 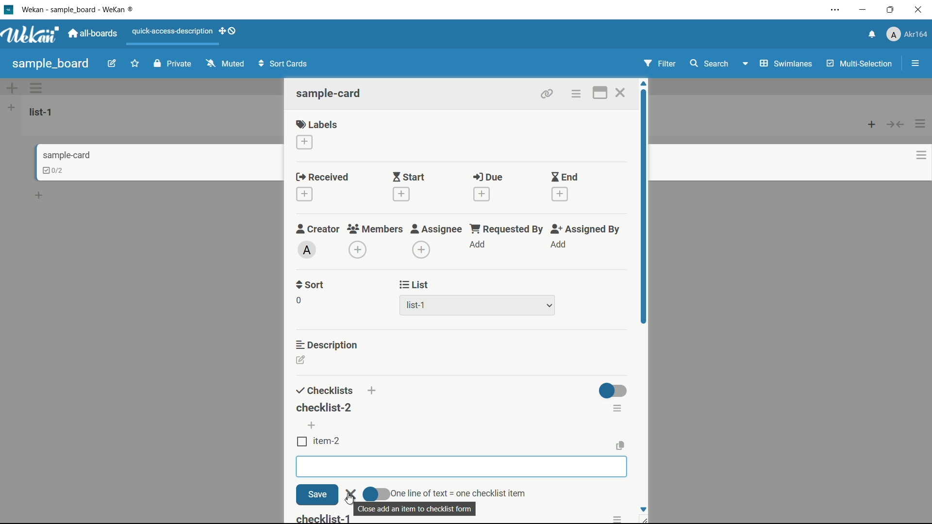 What do you see at coordinates (54, 170) in the screenshot?
I see `cklist` at bounding box center [54, 170].